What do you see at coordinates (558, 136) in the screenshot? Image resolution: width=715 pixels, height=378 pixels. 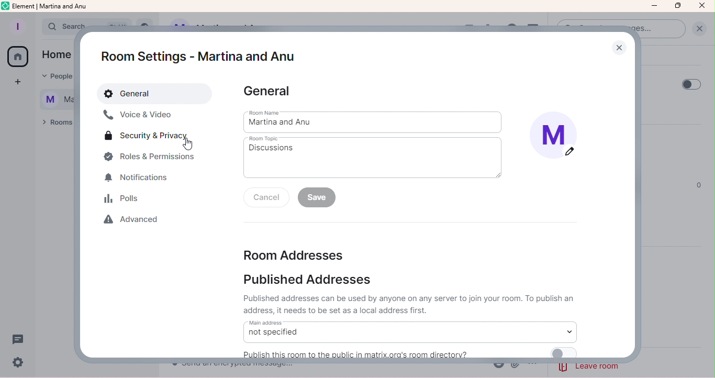 I see `Display picture` at bounding box center [558, 136].